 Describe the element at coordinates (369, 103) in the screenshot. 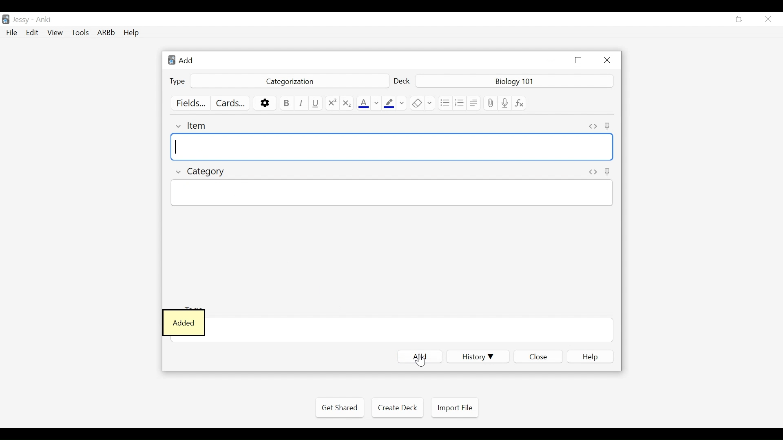

I see `Text Color` at that location.